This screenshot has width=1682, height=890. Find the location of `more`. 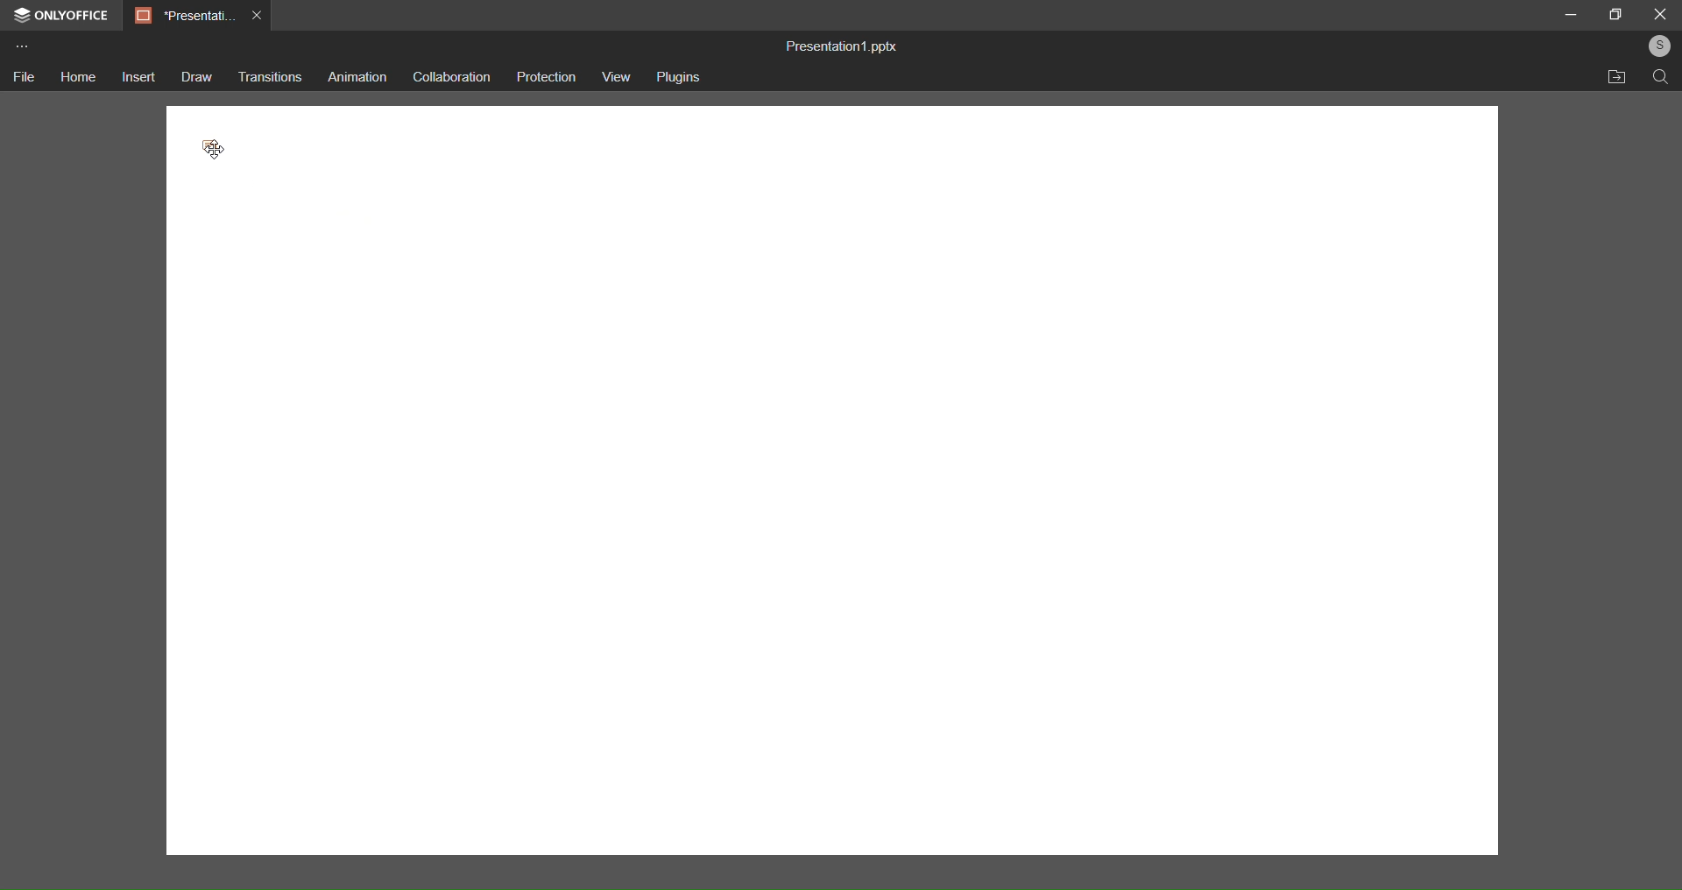

more is located at coordinates (22, 46).